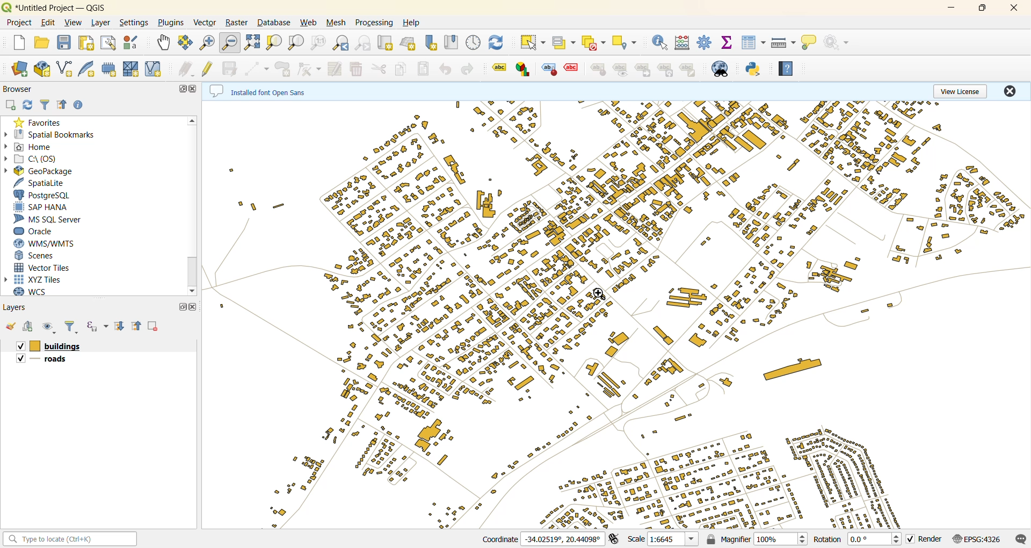 This screenshot has height=548, width=1031. Describe the element at coordinates (38, 279) in the screenshot. I see `xyz tiles` at that location.